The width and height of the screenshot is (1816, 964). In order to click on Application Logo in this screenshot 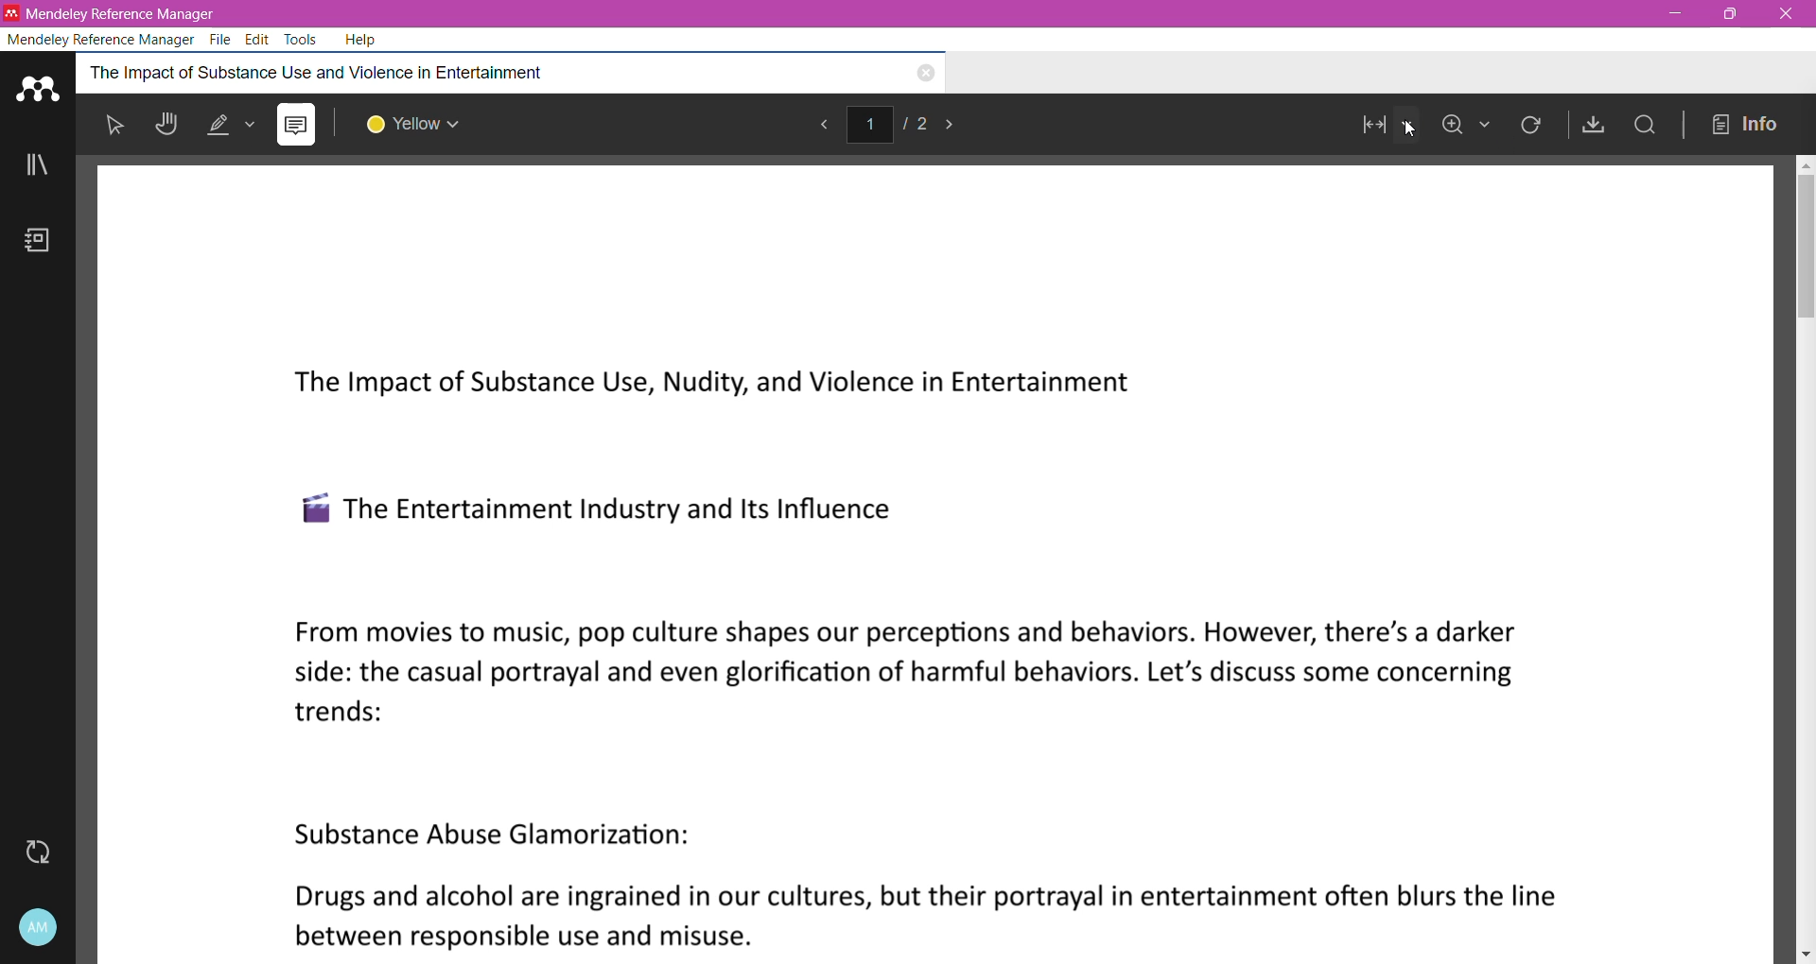, I will do `click(39, 86)`.